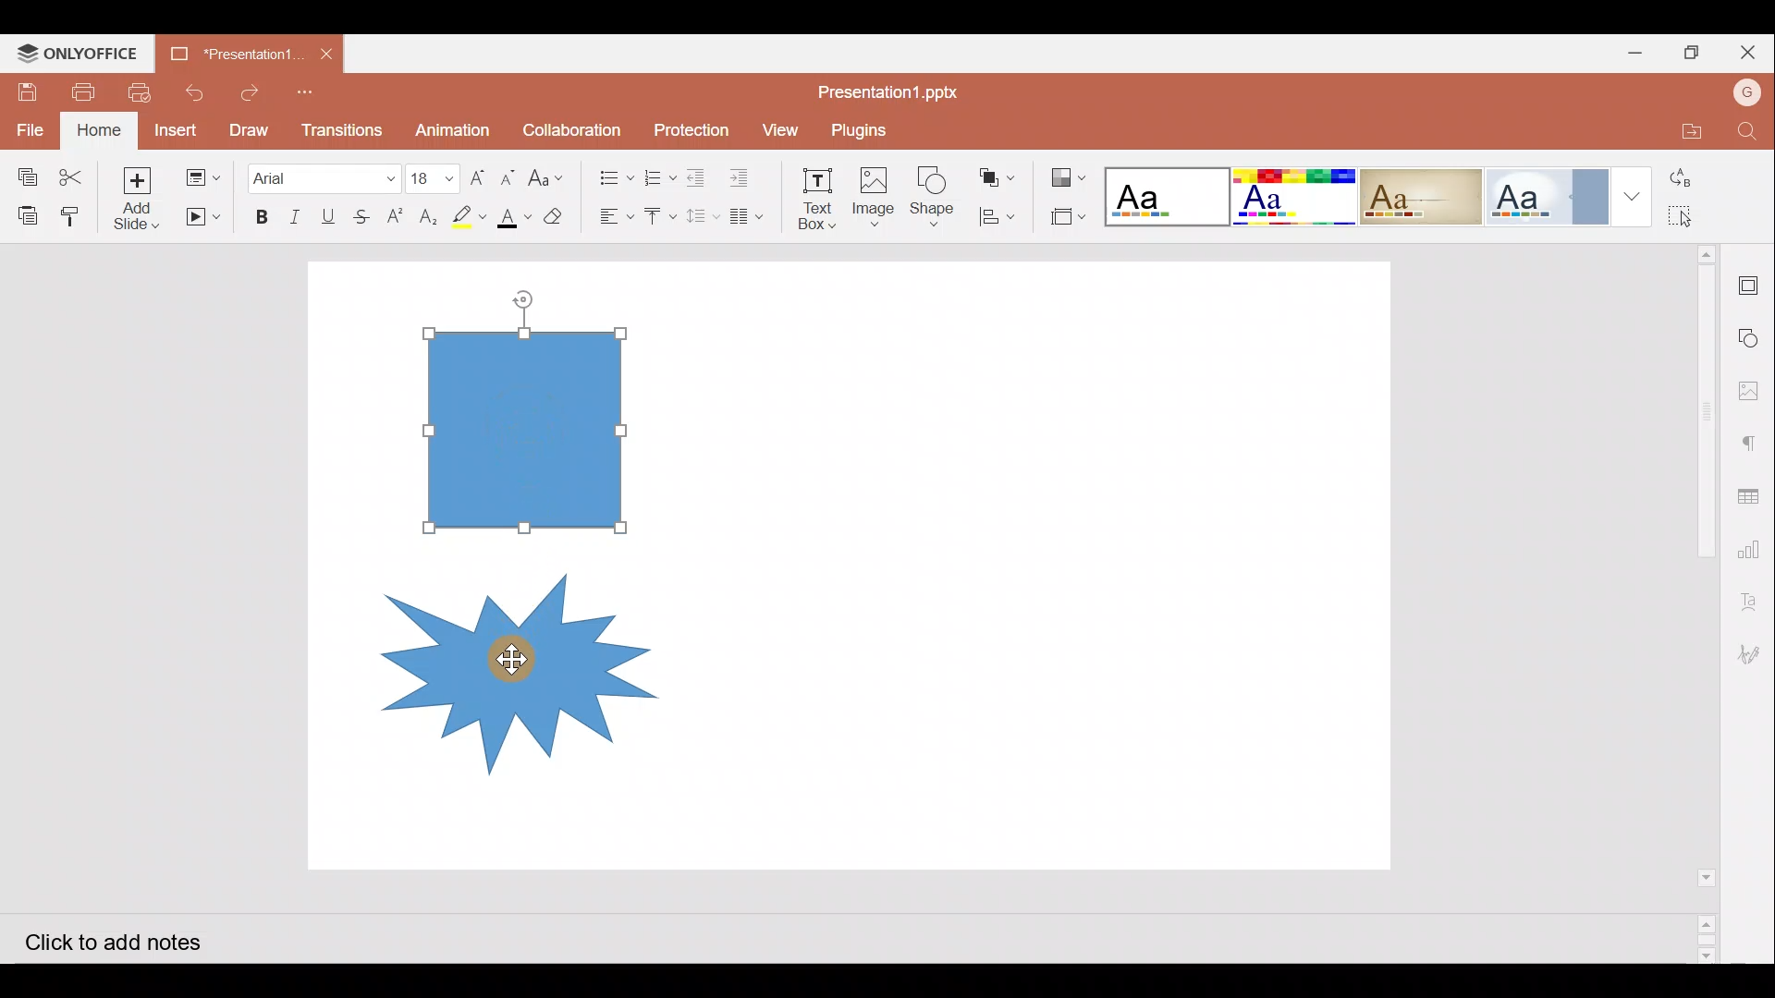  I want to click on Slide settings, so click(1752, 282).